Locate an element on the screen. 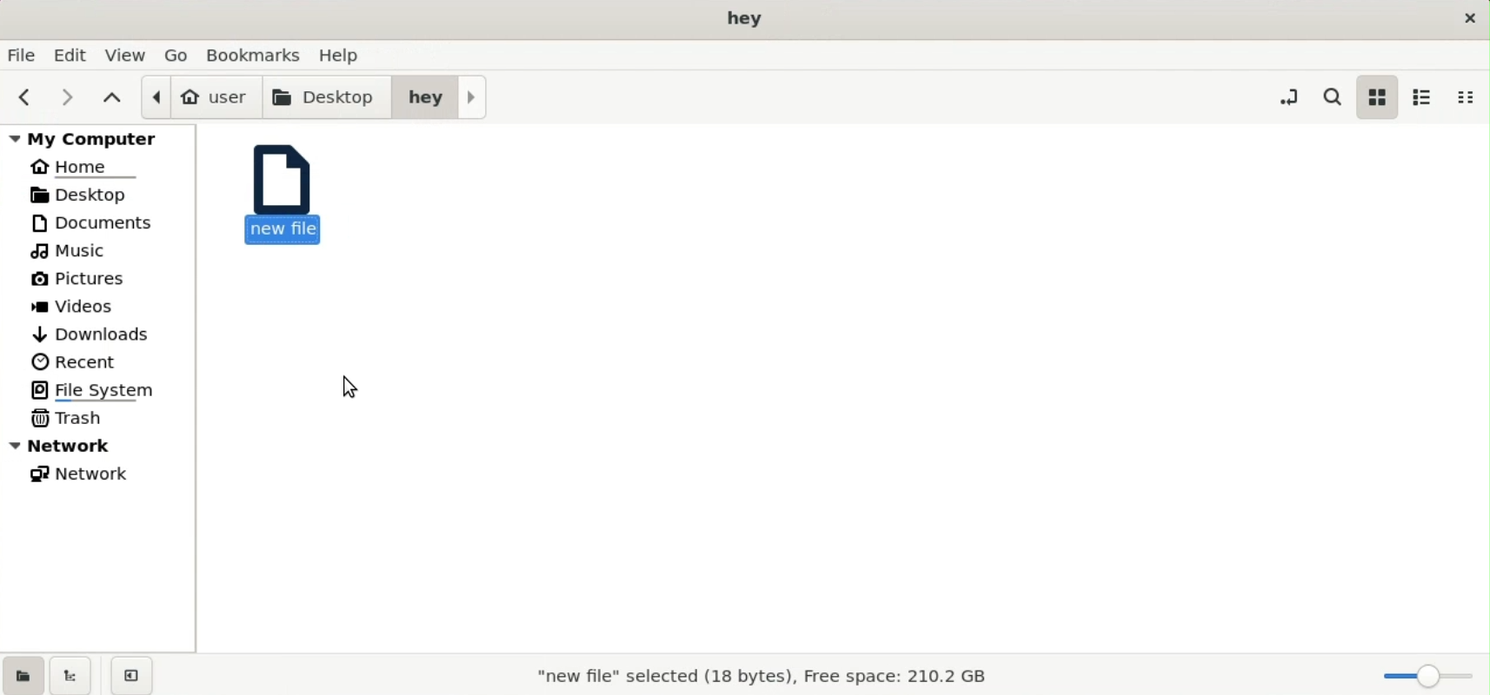 The height and width of the screenshot is (695, 1490). hey is located at coordinates (440, 96).